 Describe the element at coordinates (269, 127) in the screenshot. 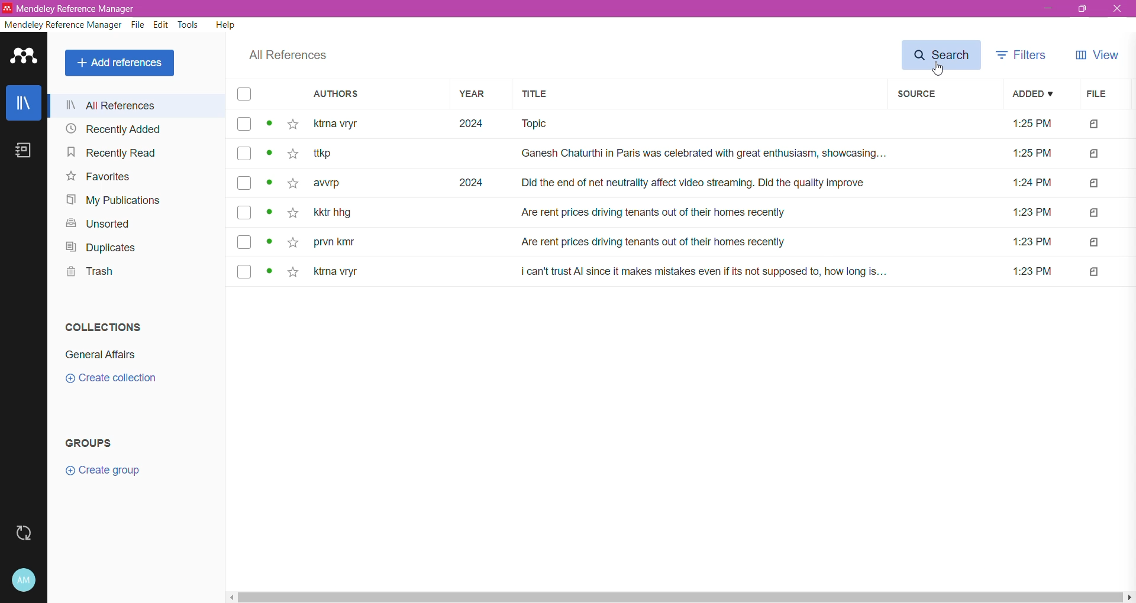

I see `Click to view details` at that location.